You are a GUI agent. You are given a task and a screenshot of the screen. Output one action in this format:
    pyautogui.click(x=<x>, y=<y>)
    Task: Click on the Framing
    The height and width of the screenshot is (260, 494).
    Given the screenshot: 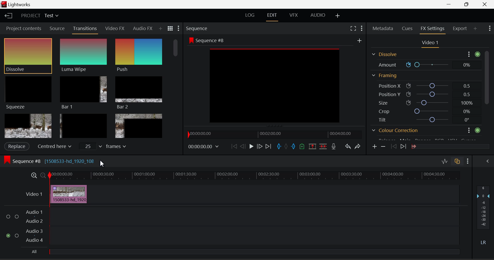 What is the action you would take?
    pyautogui.click(x=424, y=75)
    